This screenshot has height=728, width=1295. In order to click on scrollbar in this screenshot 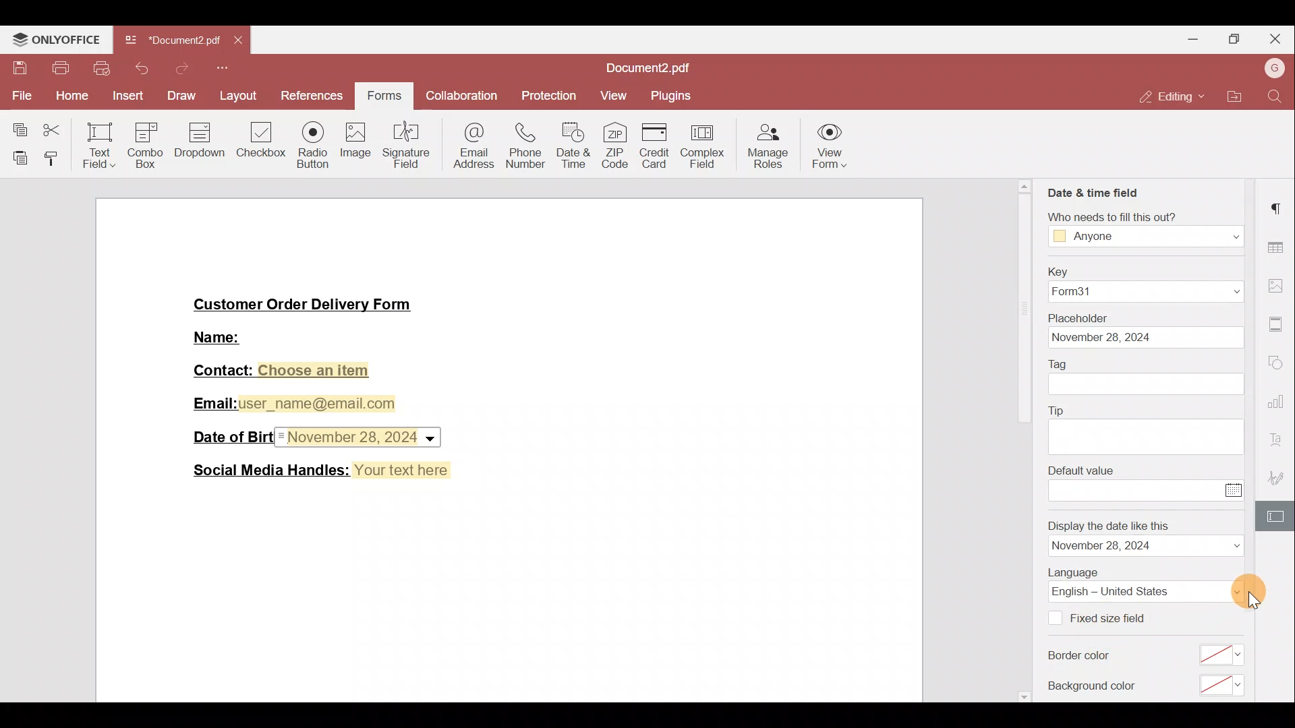, I will do `click(1025, 441)`.